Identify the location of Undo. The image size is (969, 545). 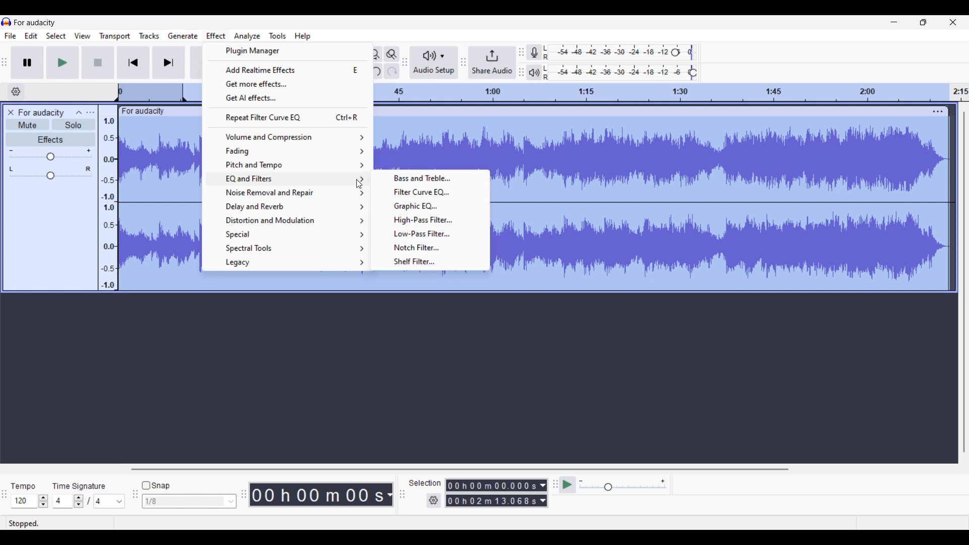
(374, 71).